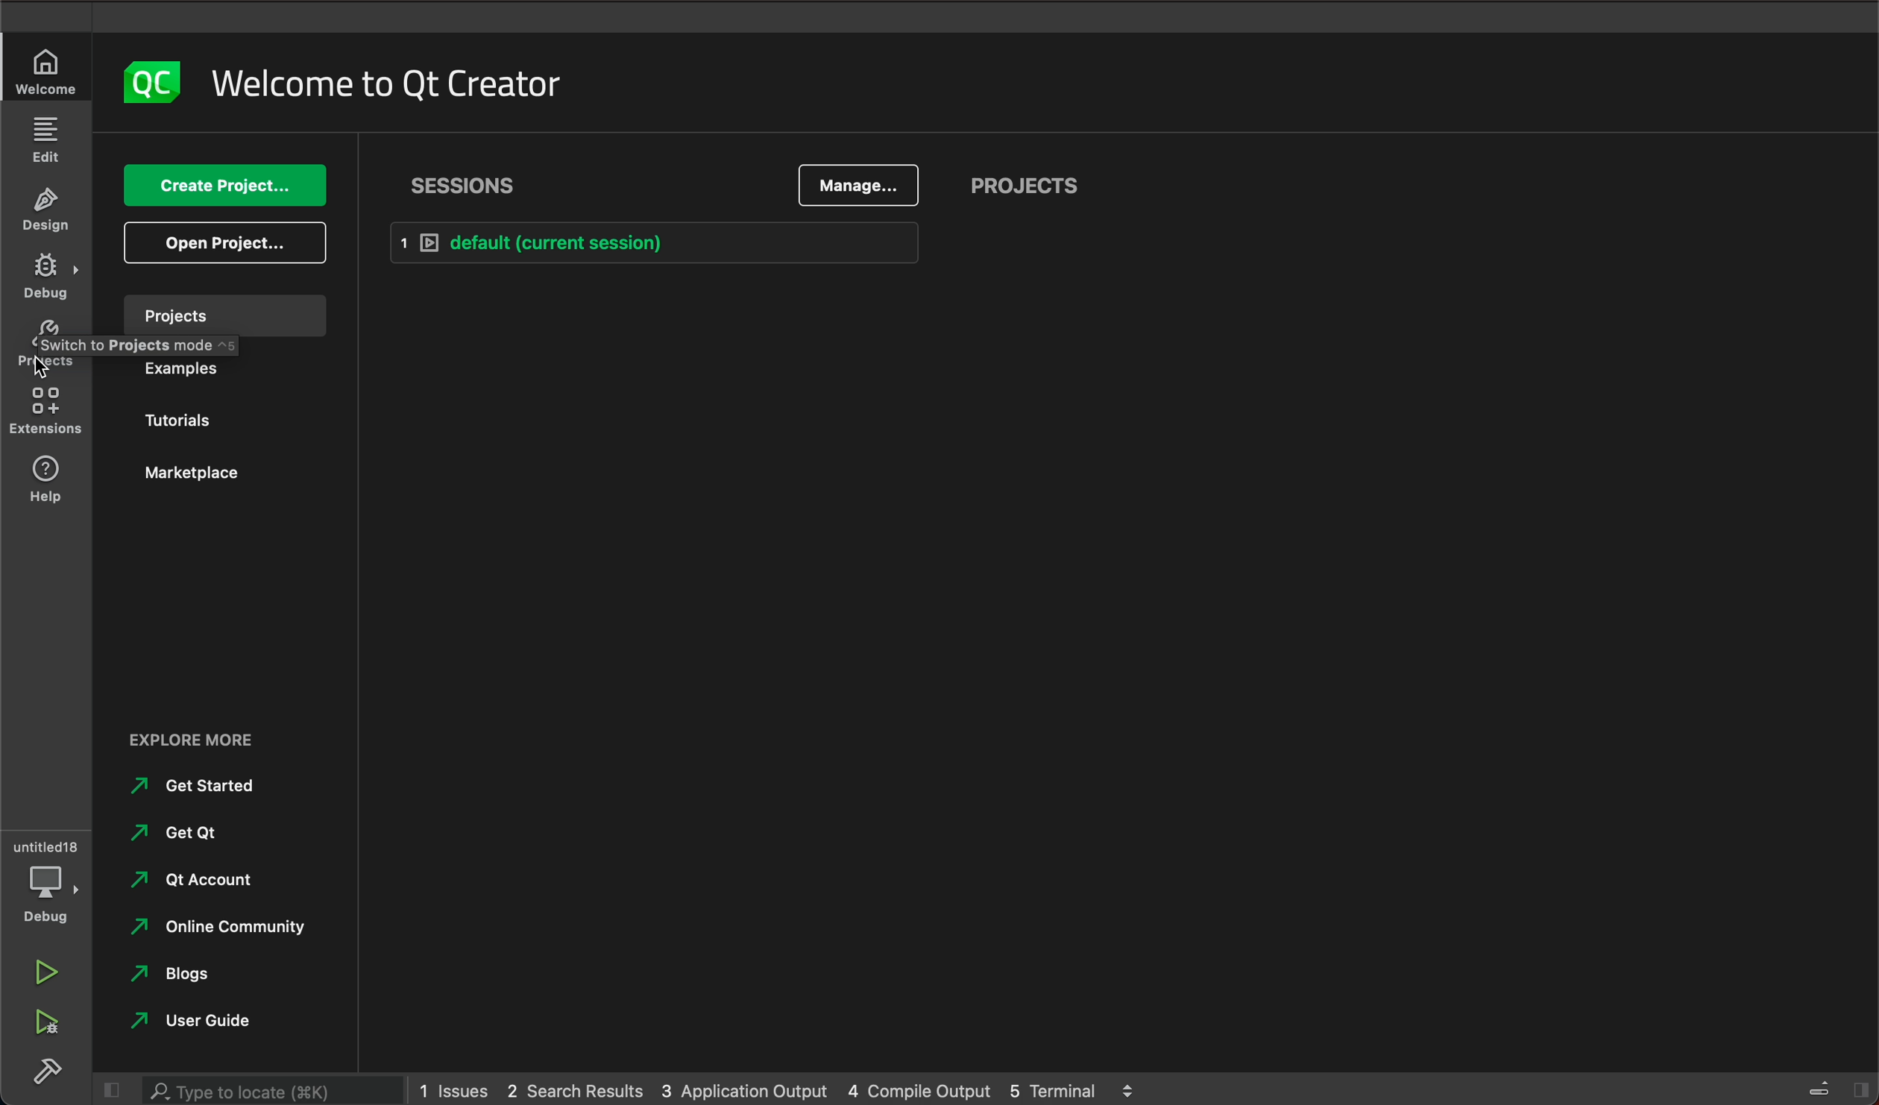  What do you see at coordinates (48, 414) in the screenshot?
I see `extensions` at bounding box center [48, 414].